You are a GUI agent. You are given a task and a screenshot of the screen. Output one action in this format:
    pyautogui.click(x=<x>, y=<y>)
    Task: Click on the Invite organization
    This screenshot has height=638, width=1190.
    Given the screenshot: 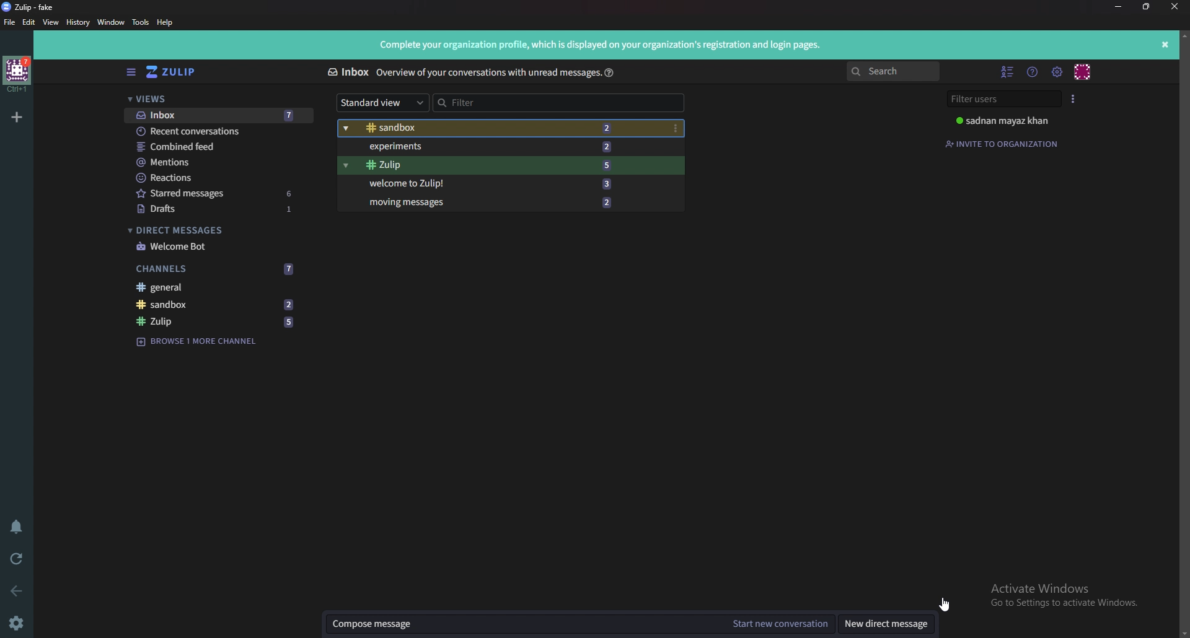 What is the action you would take?
    pyautogui.click(x=1002, y=144)
    